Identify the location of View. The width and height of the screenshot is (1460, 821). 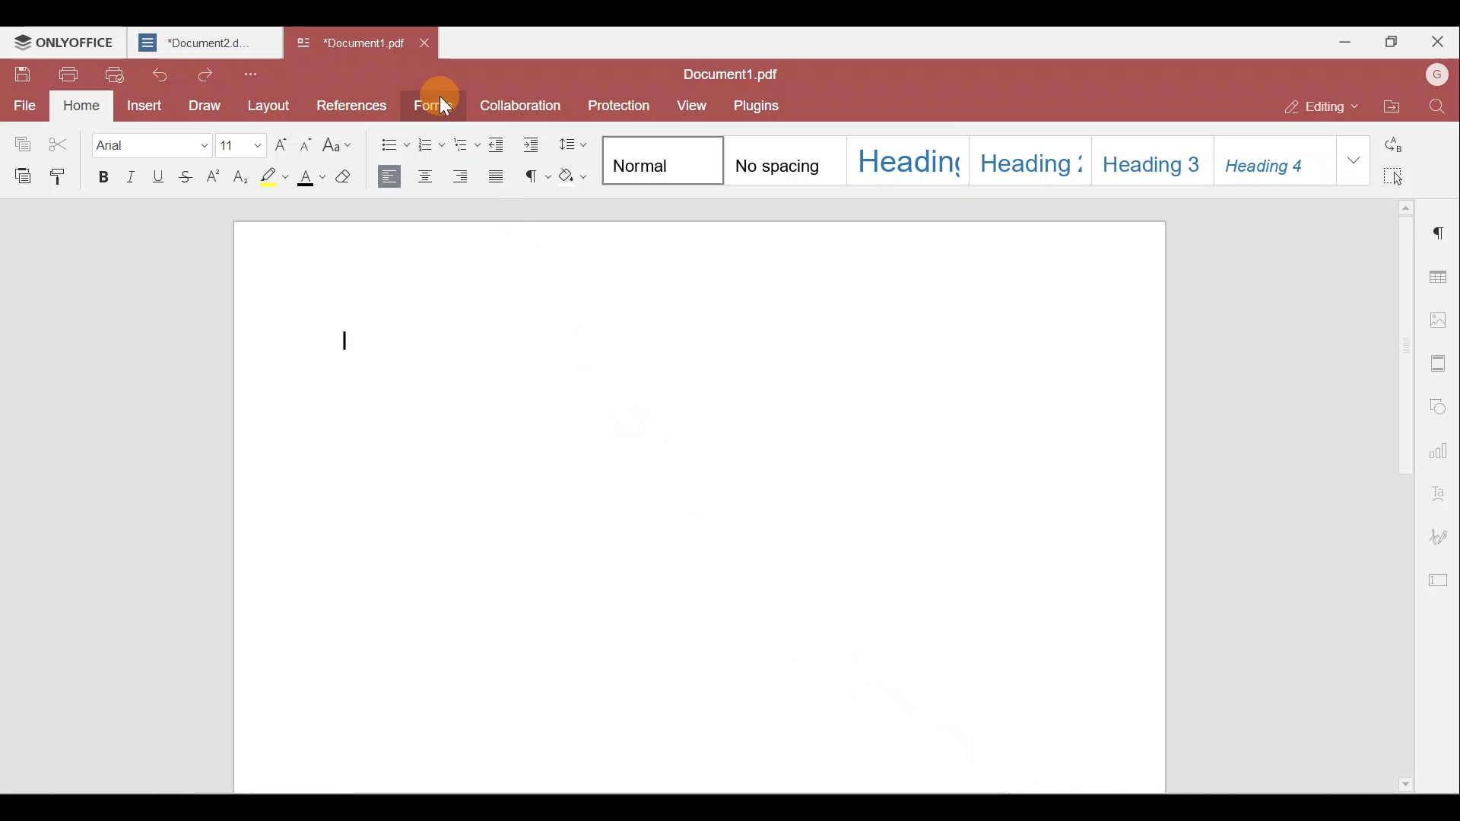
(693, 107).